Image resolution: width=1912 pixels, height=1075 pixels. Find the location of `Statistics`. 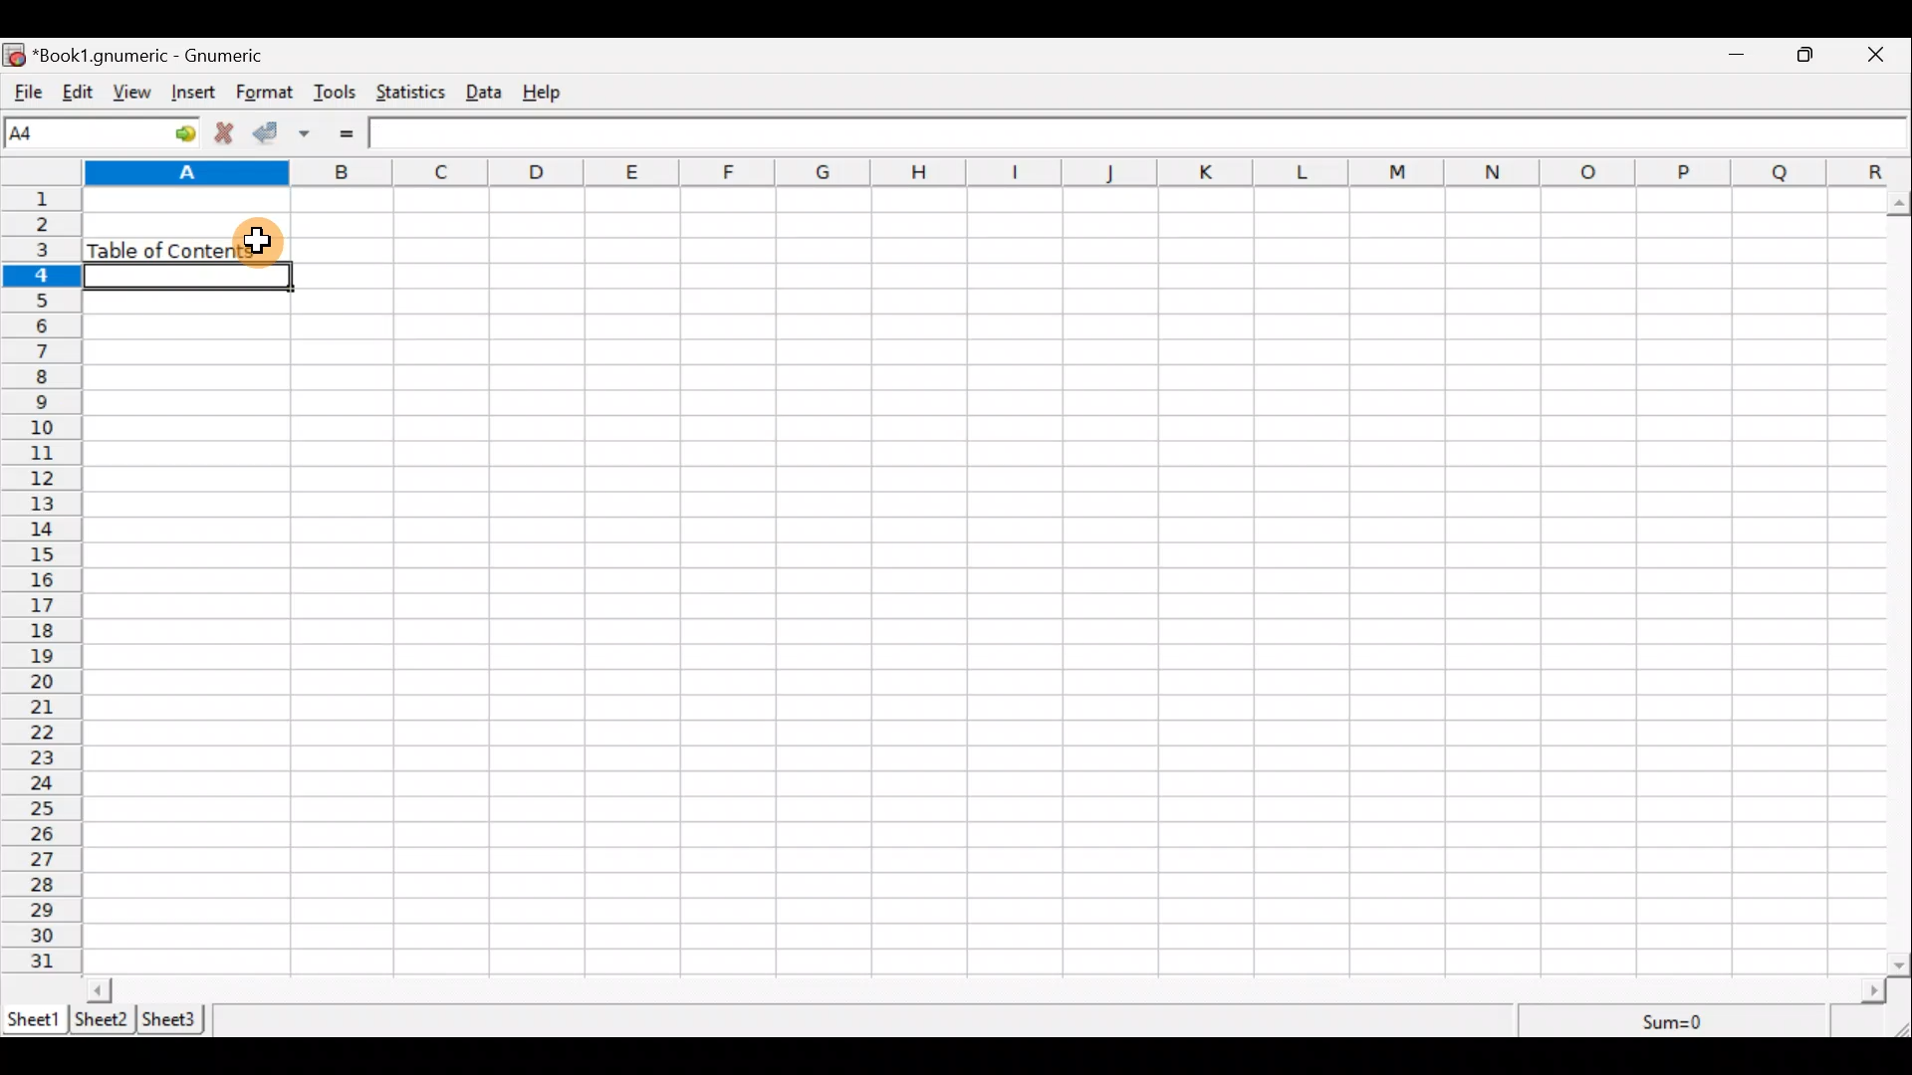

Statistics is located at coordinates (414, 95).